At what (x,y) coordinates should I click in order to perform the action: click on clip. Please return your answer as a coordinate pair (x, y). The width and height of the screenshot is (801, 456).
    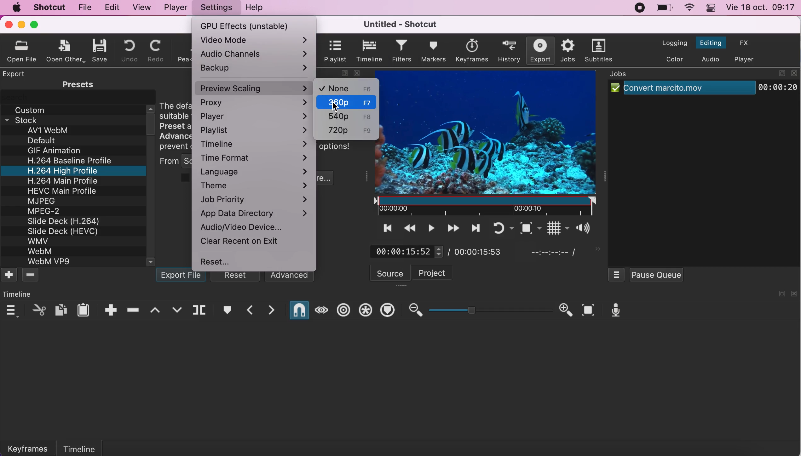
    Looking at the image, I should click on (493, 142).